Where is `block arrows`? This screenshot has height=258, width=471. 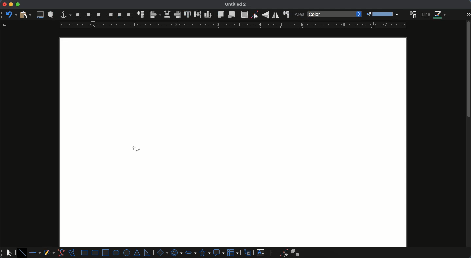 block arrows is located at coordinates (190, 252).